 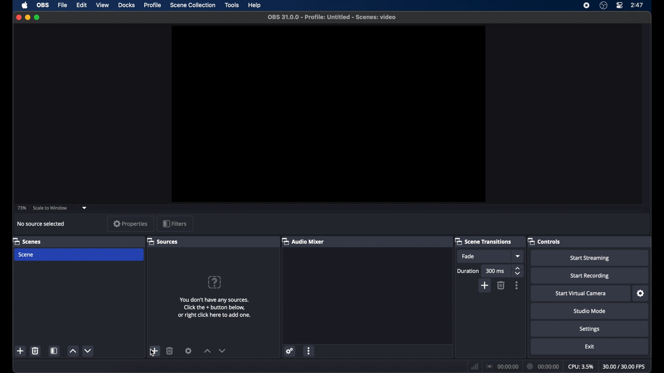 I want to click on fade, so click(x=468, y=256).